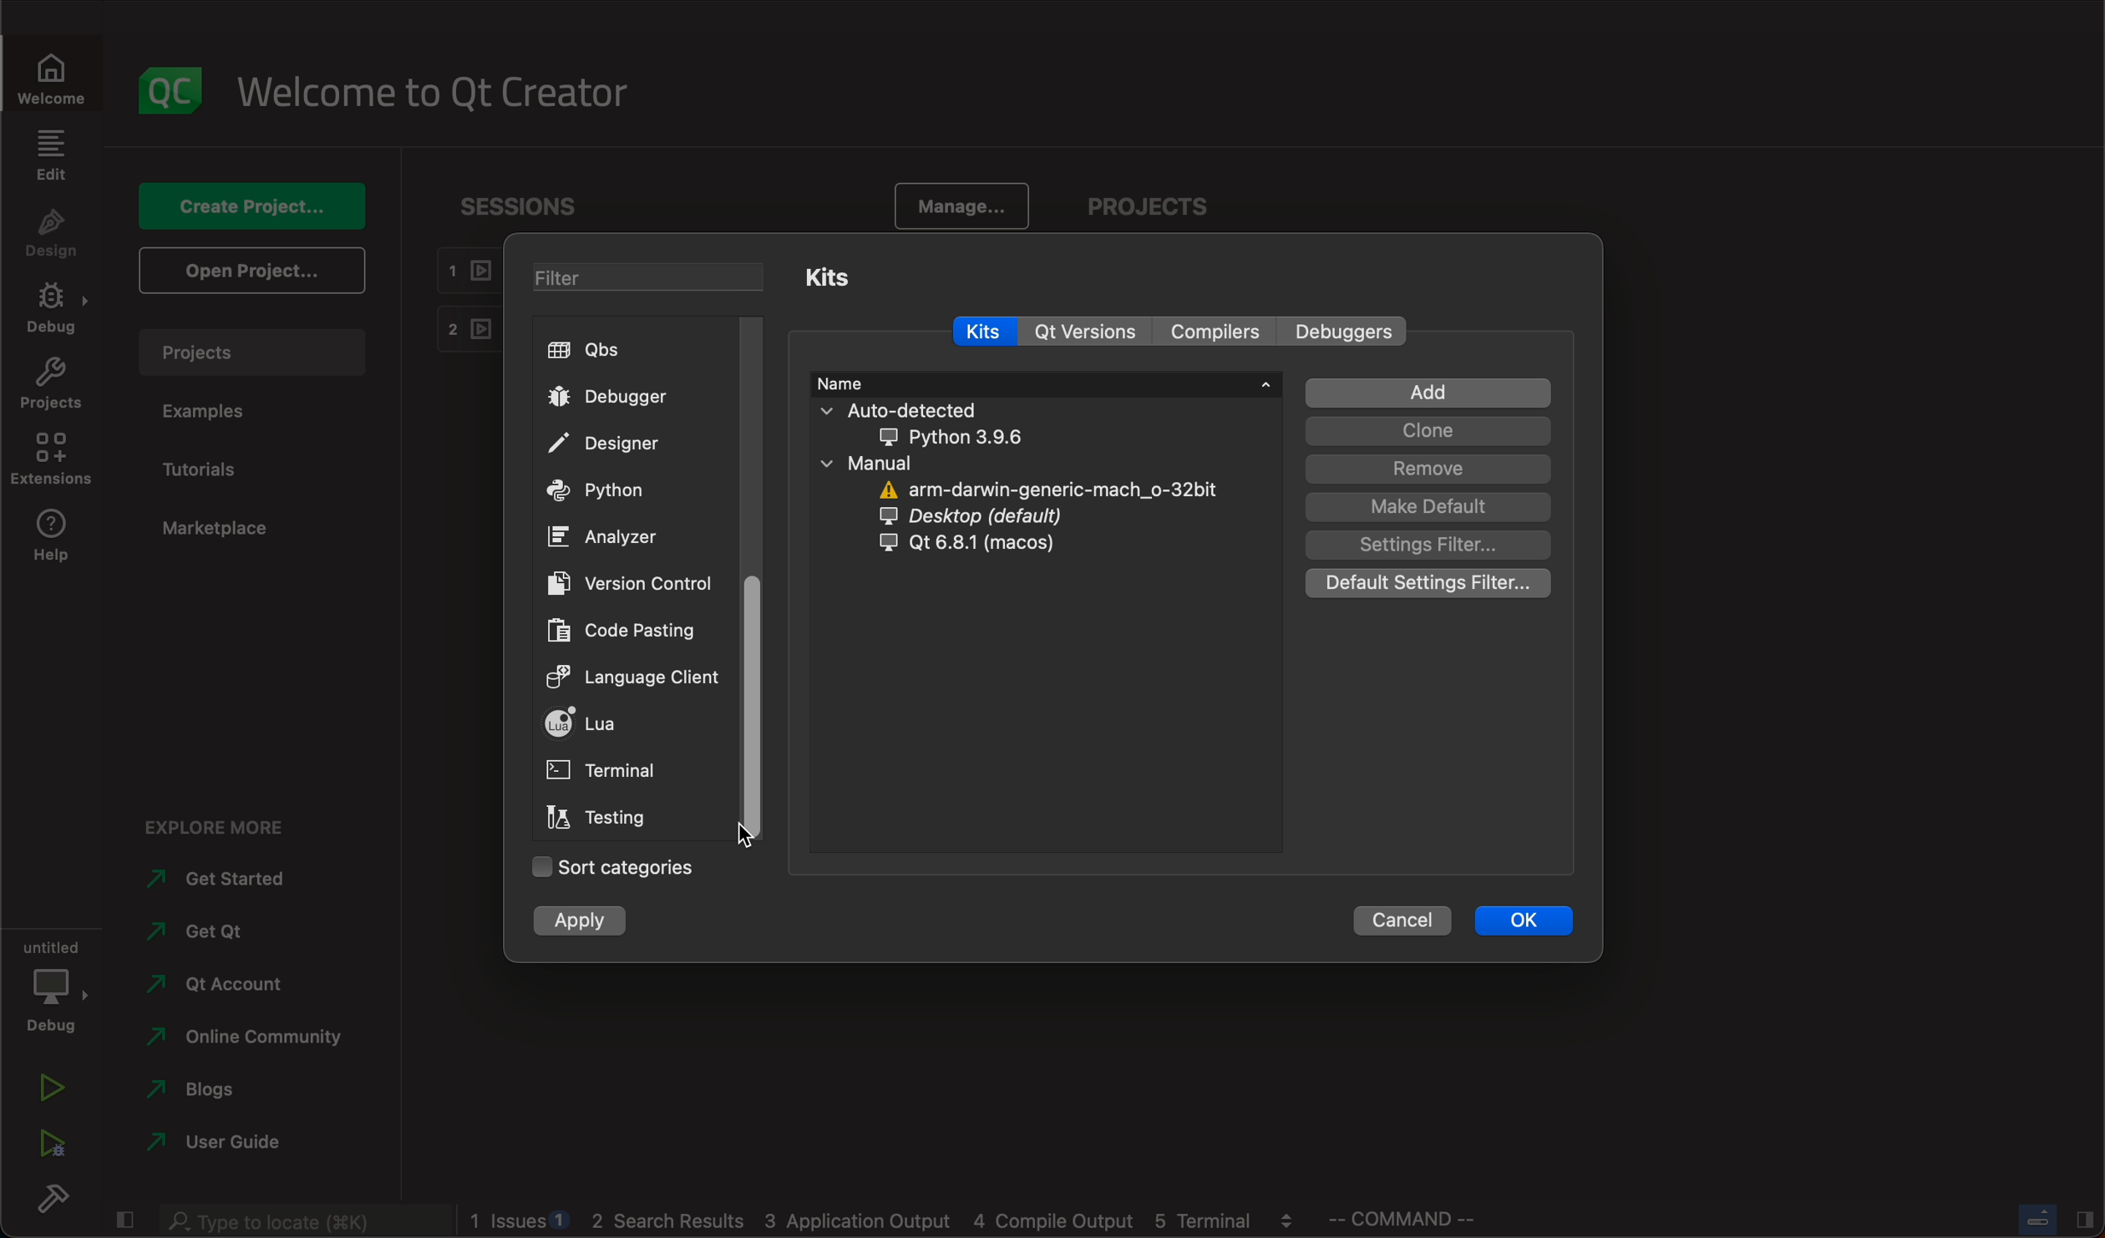 Image resolution: width=2105 pixels, height=1238 pixels. Describe the element at coordinates (650, 277) in the screenshot. I see `filters` at that location.